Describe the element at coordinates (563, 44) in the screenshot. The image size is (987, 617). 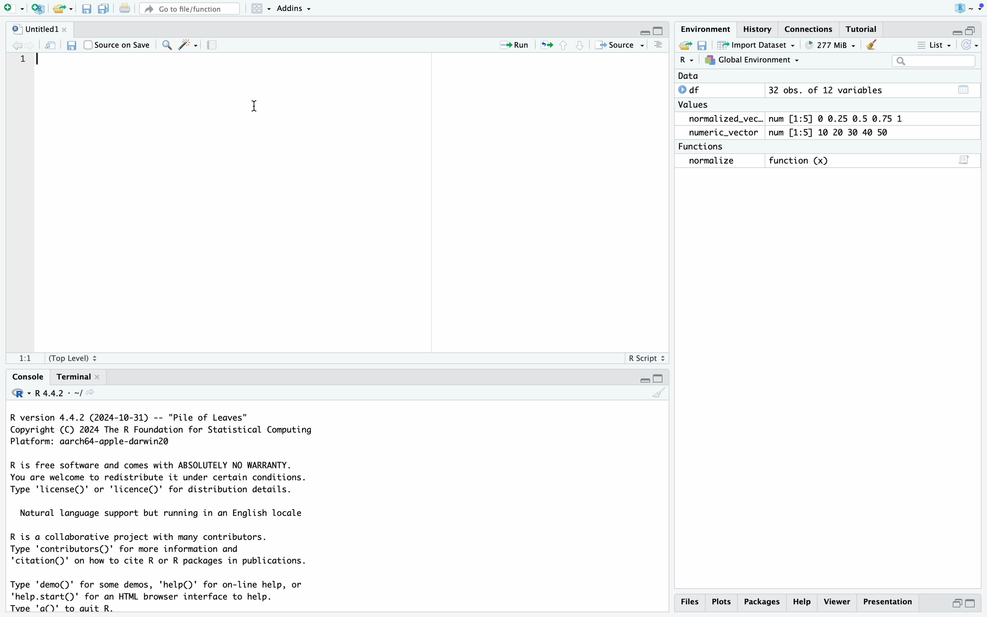
I see `go to previous section` at that location.